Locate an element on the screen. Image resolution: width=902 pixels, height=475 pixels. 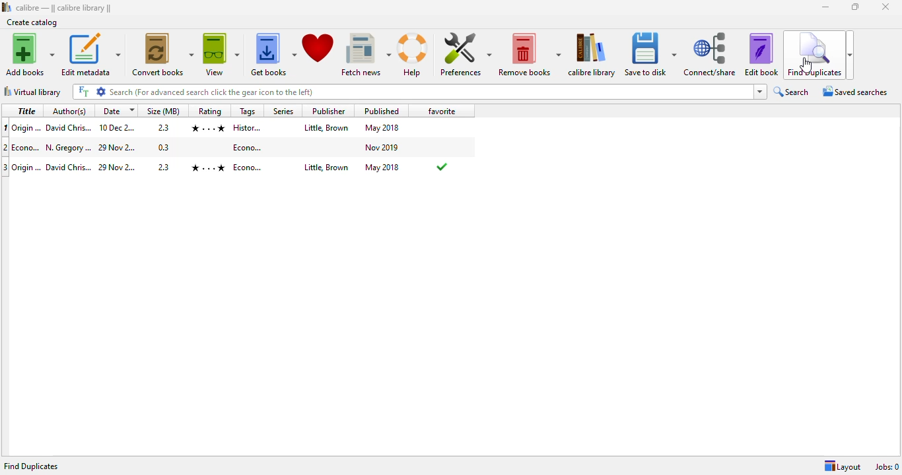
find duplicates is located at coordinates (32, 466).